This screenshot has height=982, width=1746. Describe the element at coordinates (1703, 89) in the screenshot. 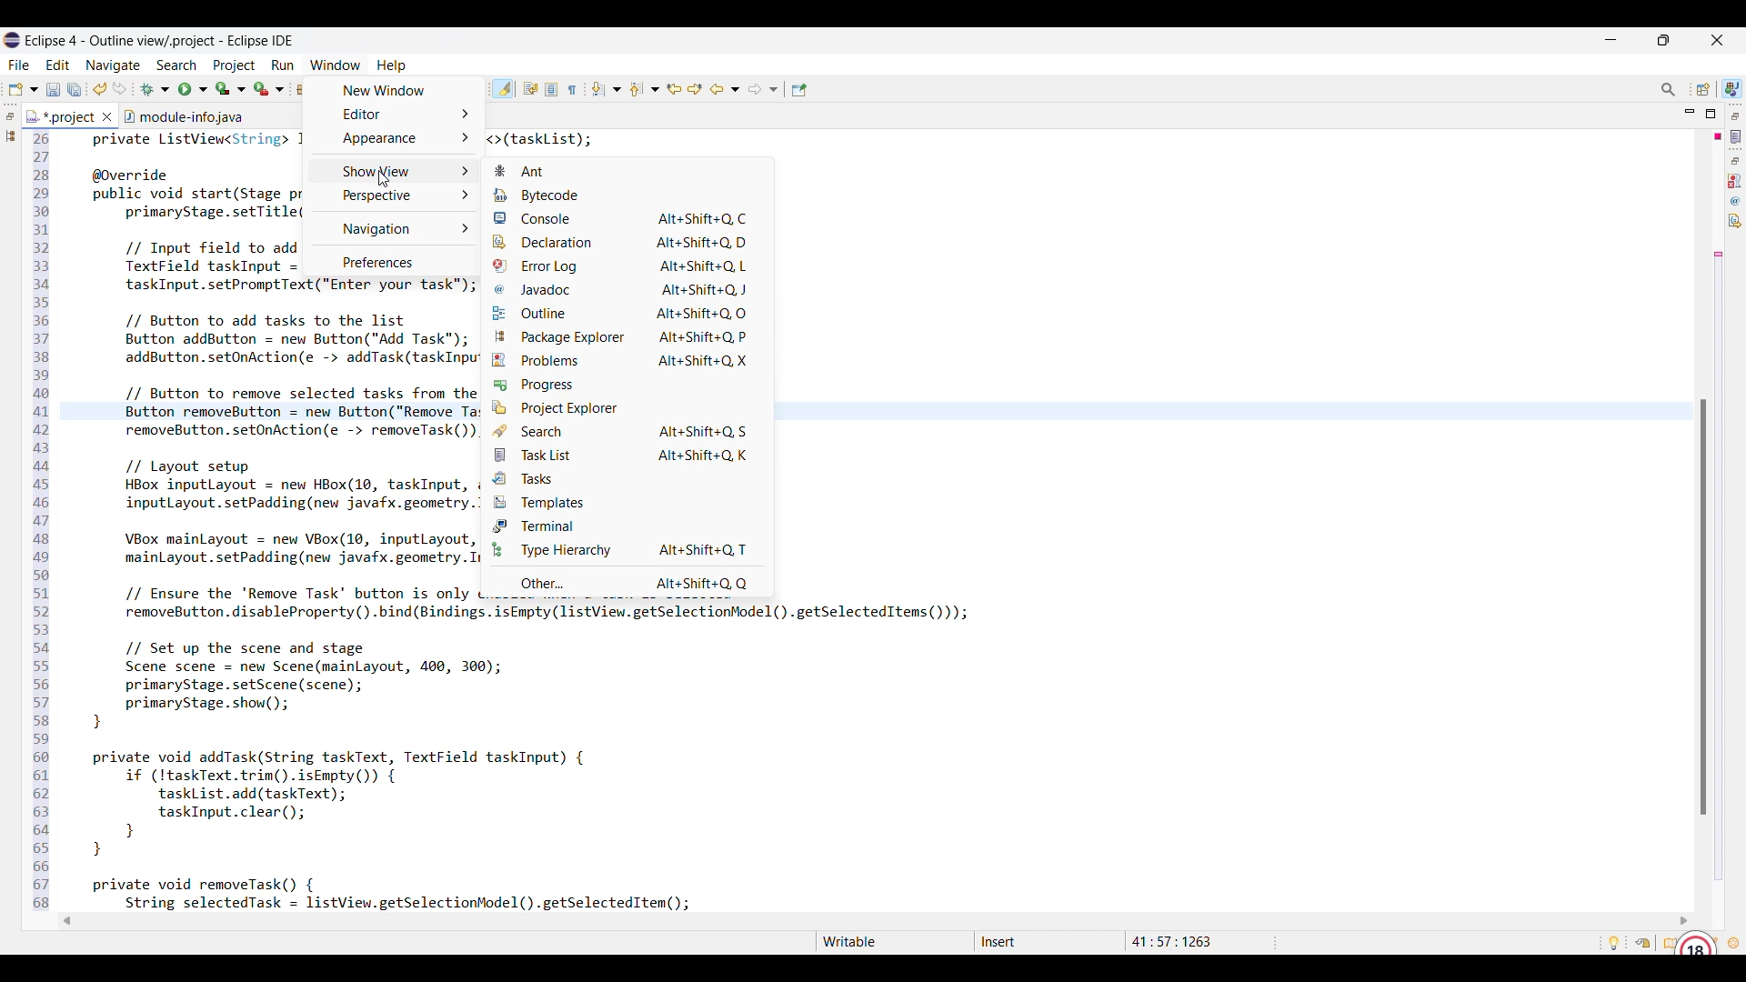

I see `Open perspective` at that location.